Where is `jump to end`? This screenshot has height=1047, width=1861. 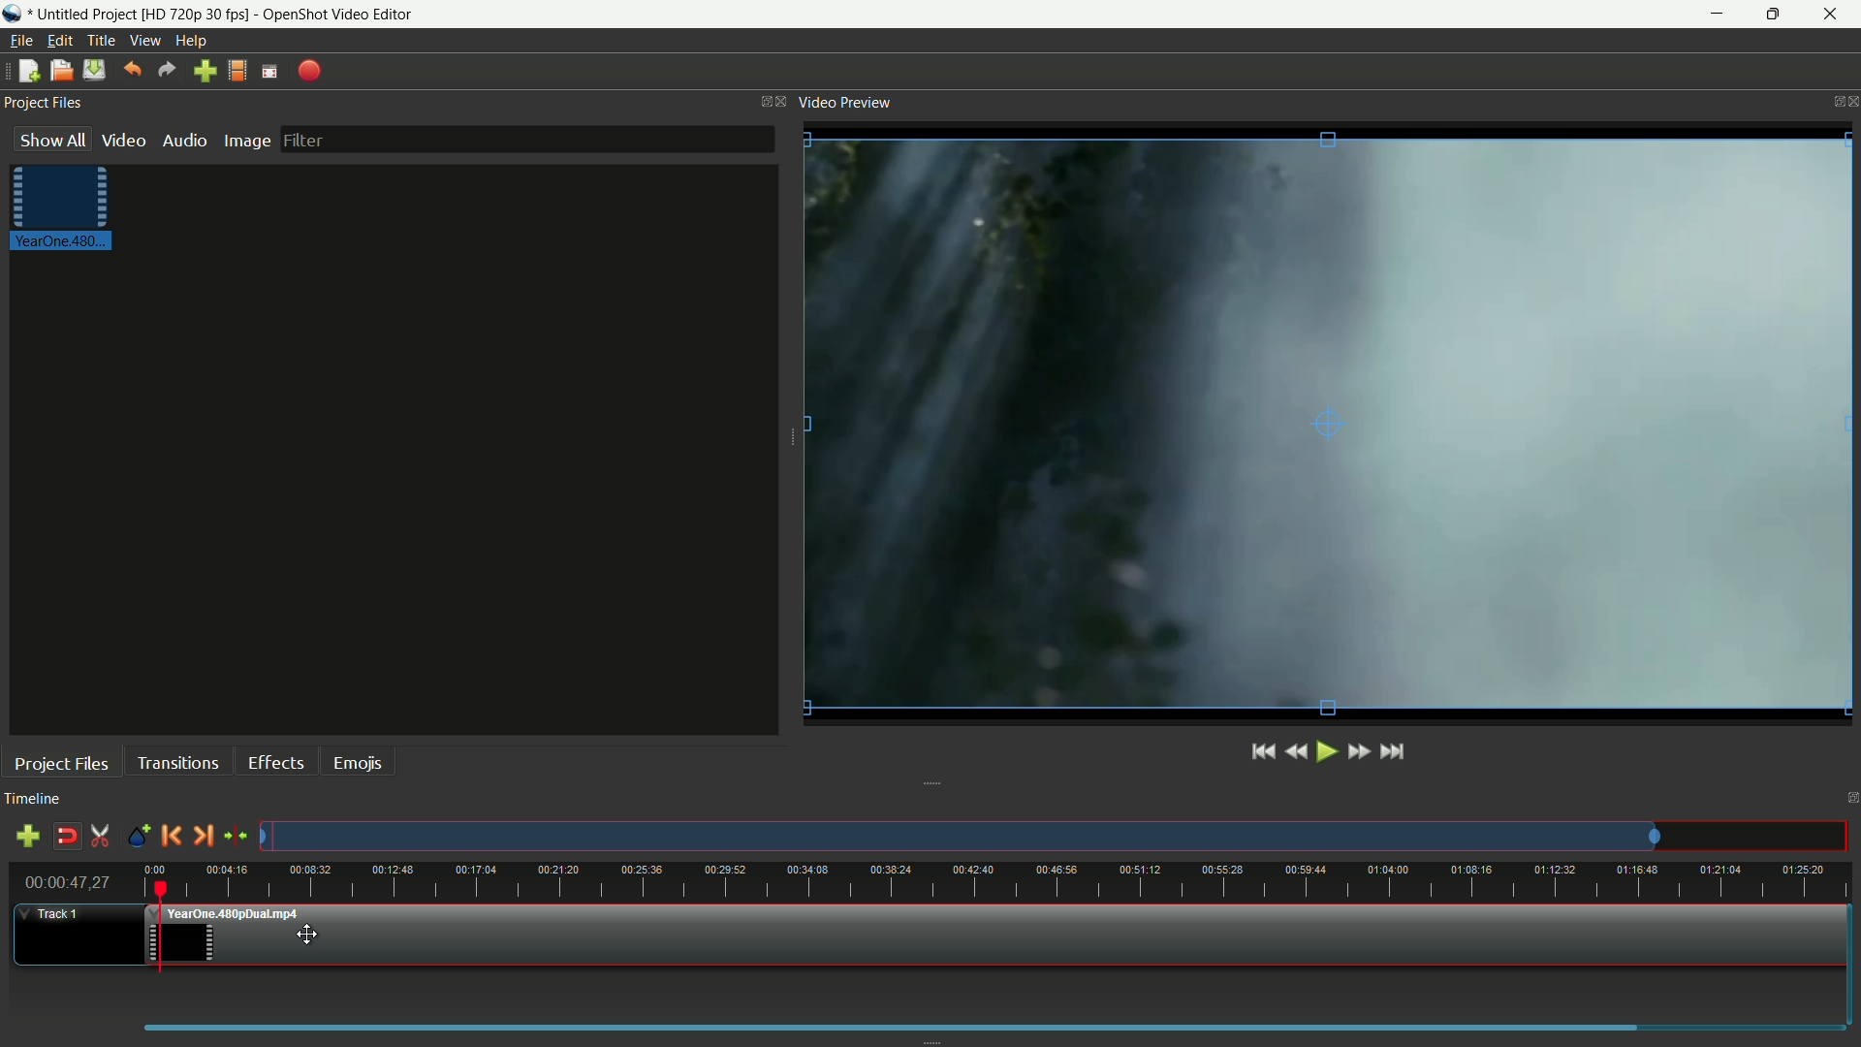
jump to end is located at coordinates (1391, 751).